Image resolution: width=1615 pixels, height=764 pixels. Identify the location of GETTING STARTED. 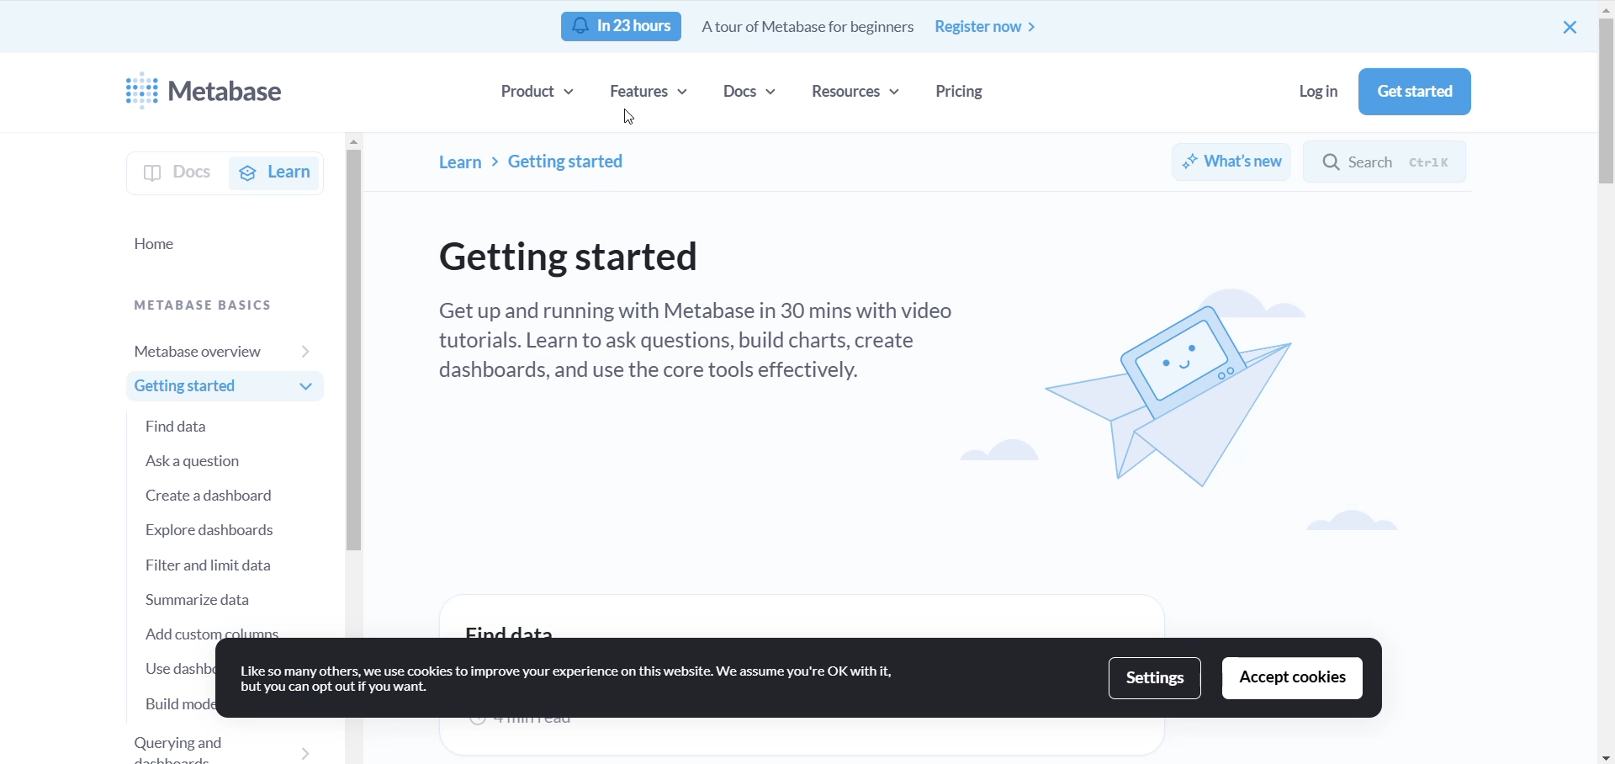
(219, 390).